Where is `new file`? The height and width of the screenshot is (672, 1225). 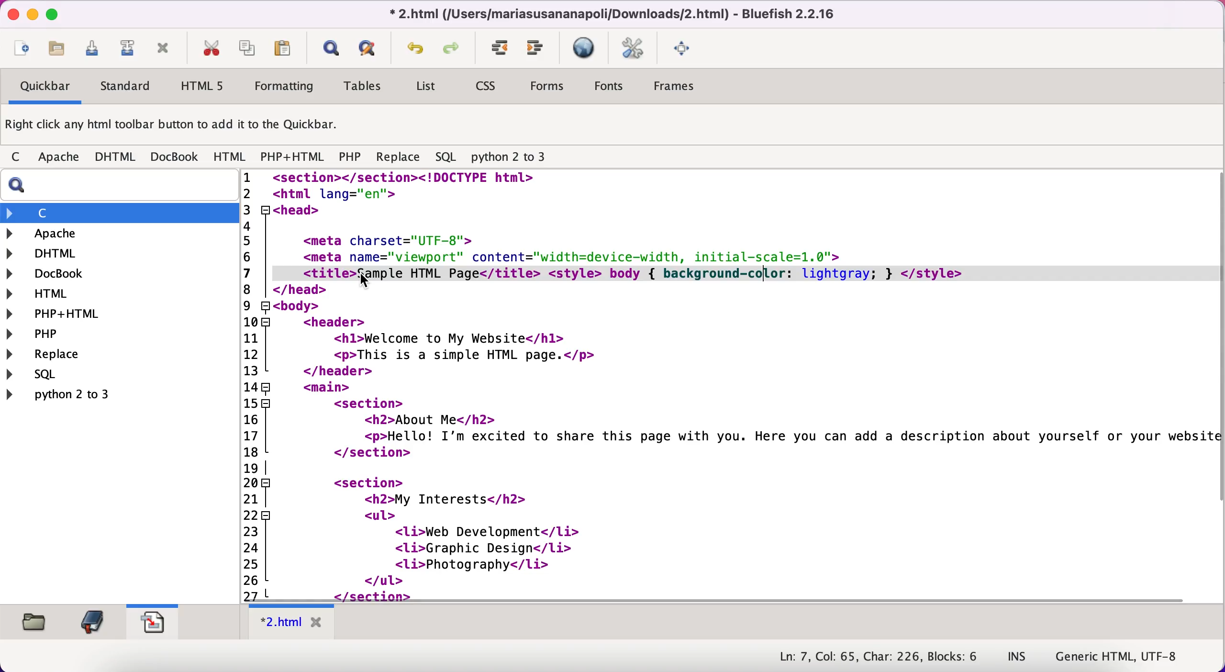 new file is located at coordinates (22, 50).